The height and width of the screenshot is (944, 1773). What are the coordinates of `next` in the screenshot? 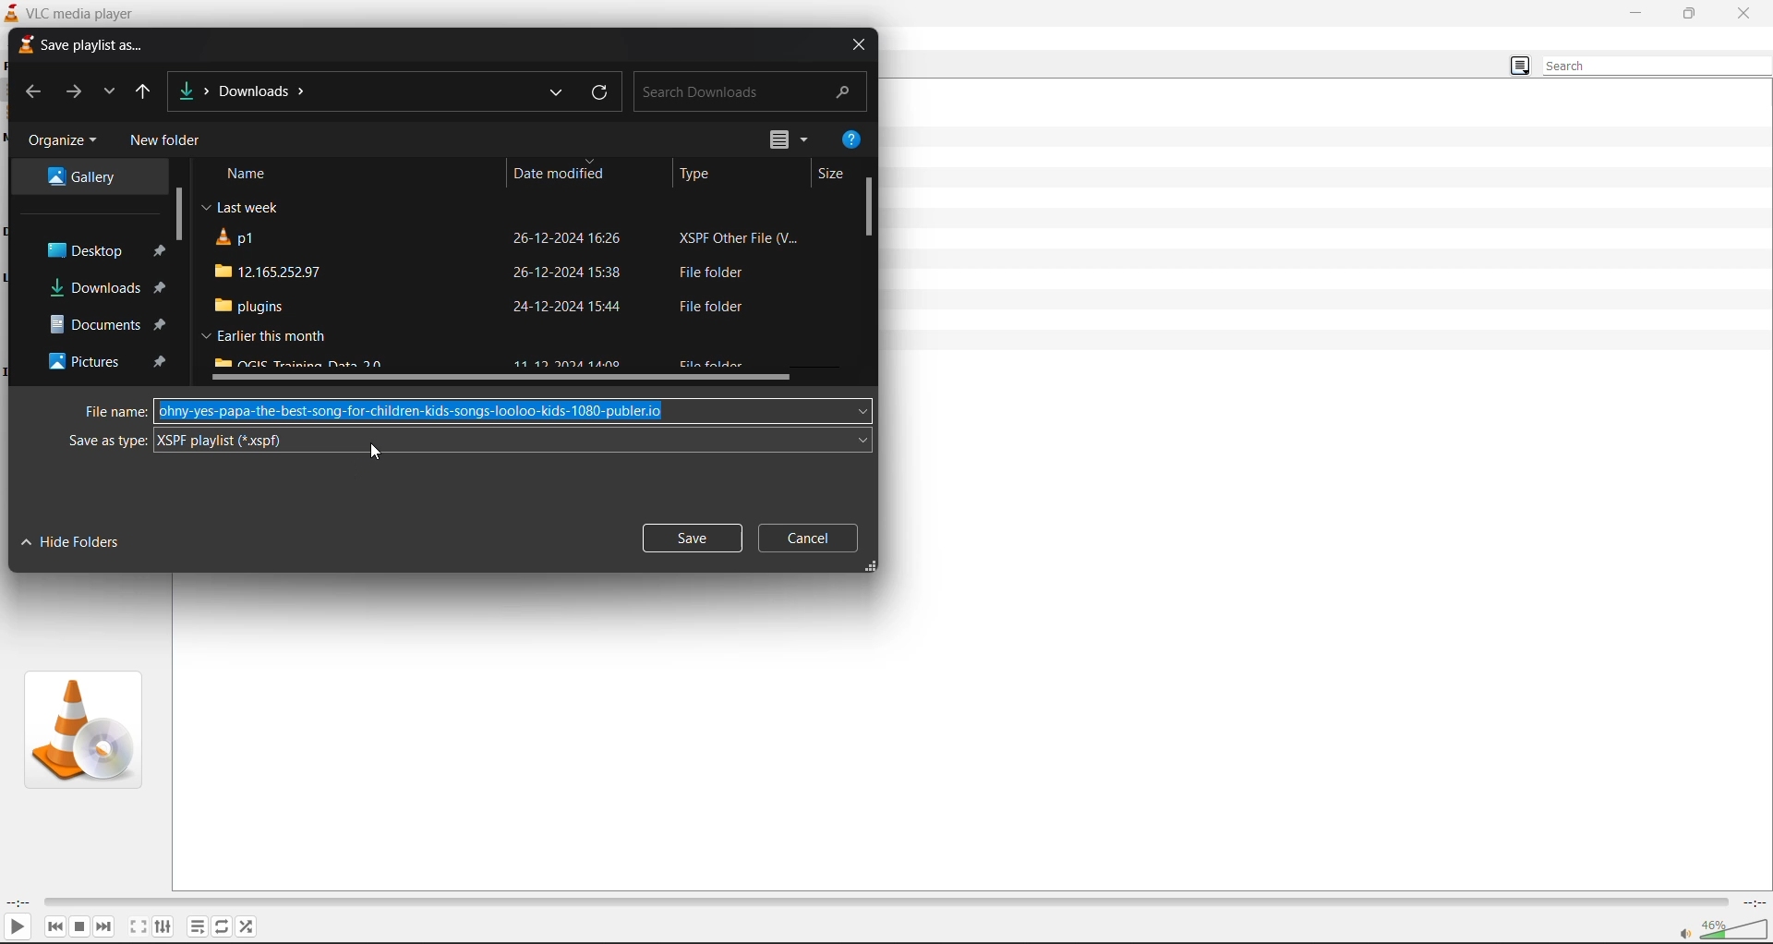 It's located at (108, 926).